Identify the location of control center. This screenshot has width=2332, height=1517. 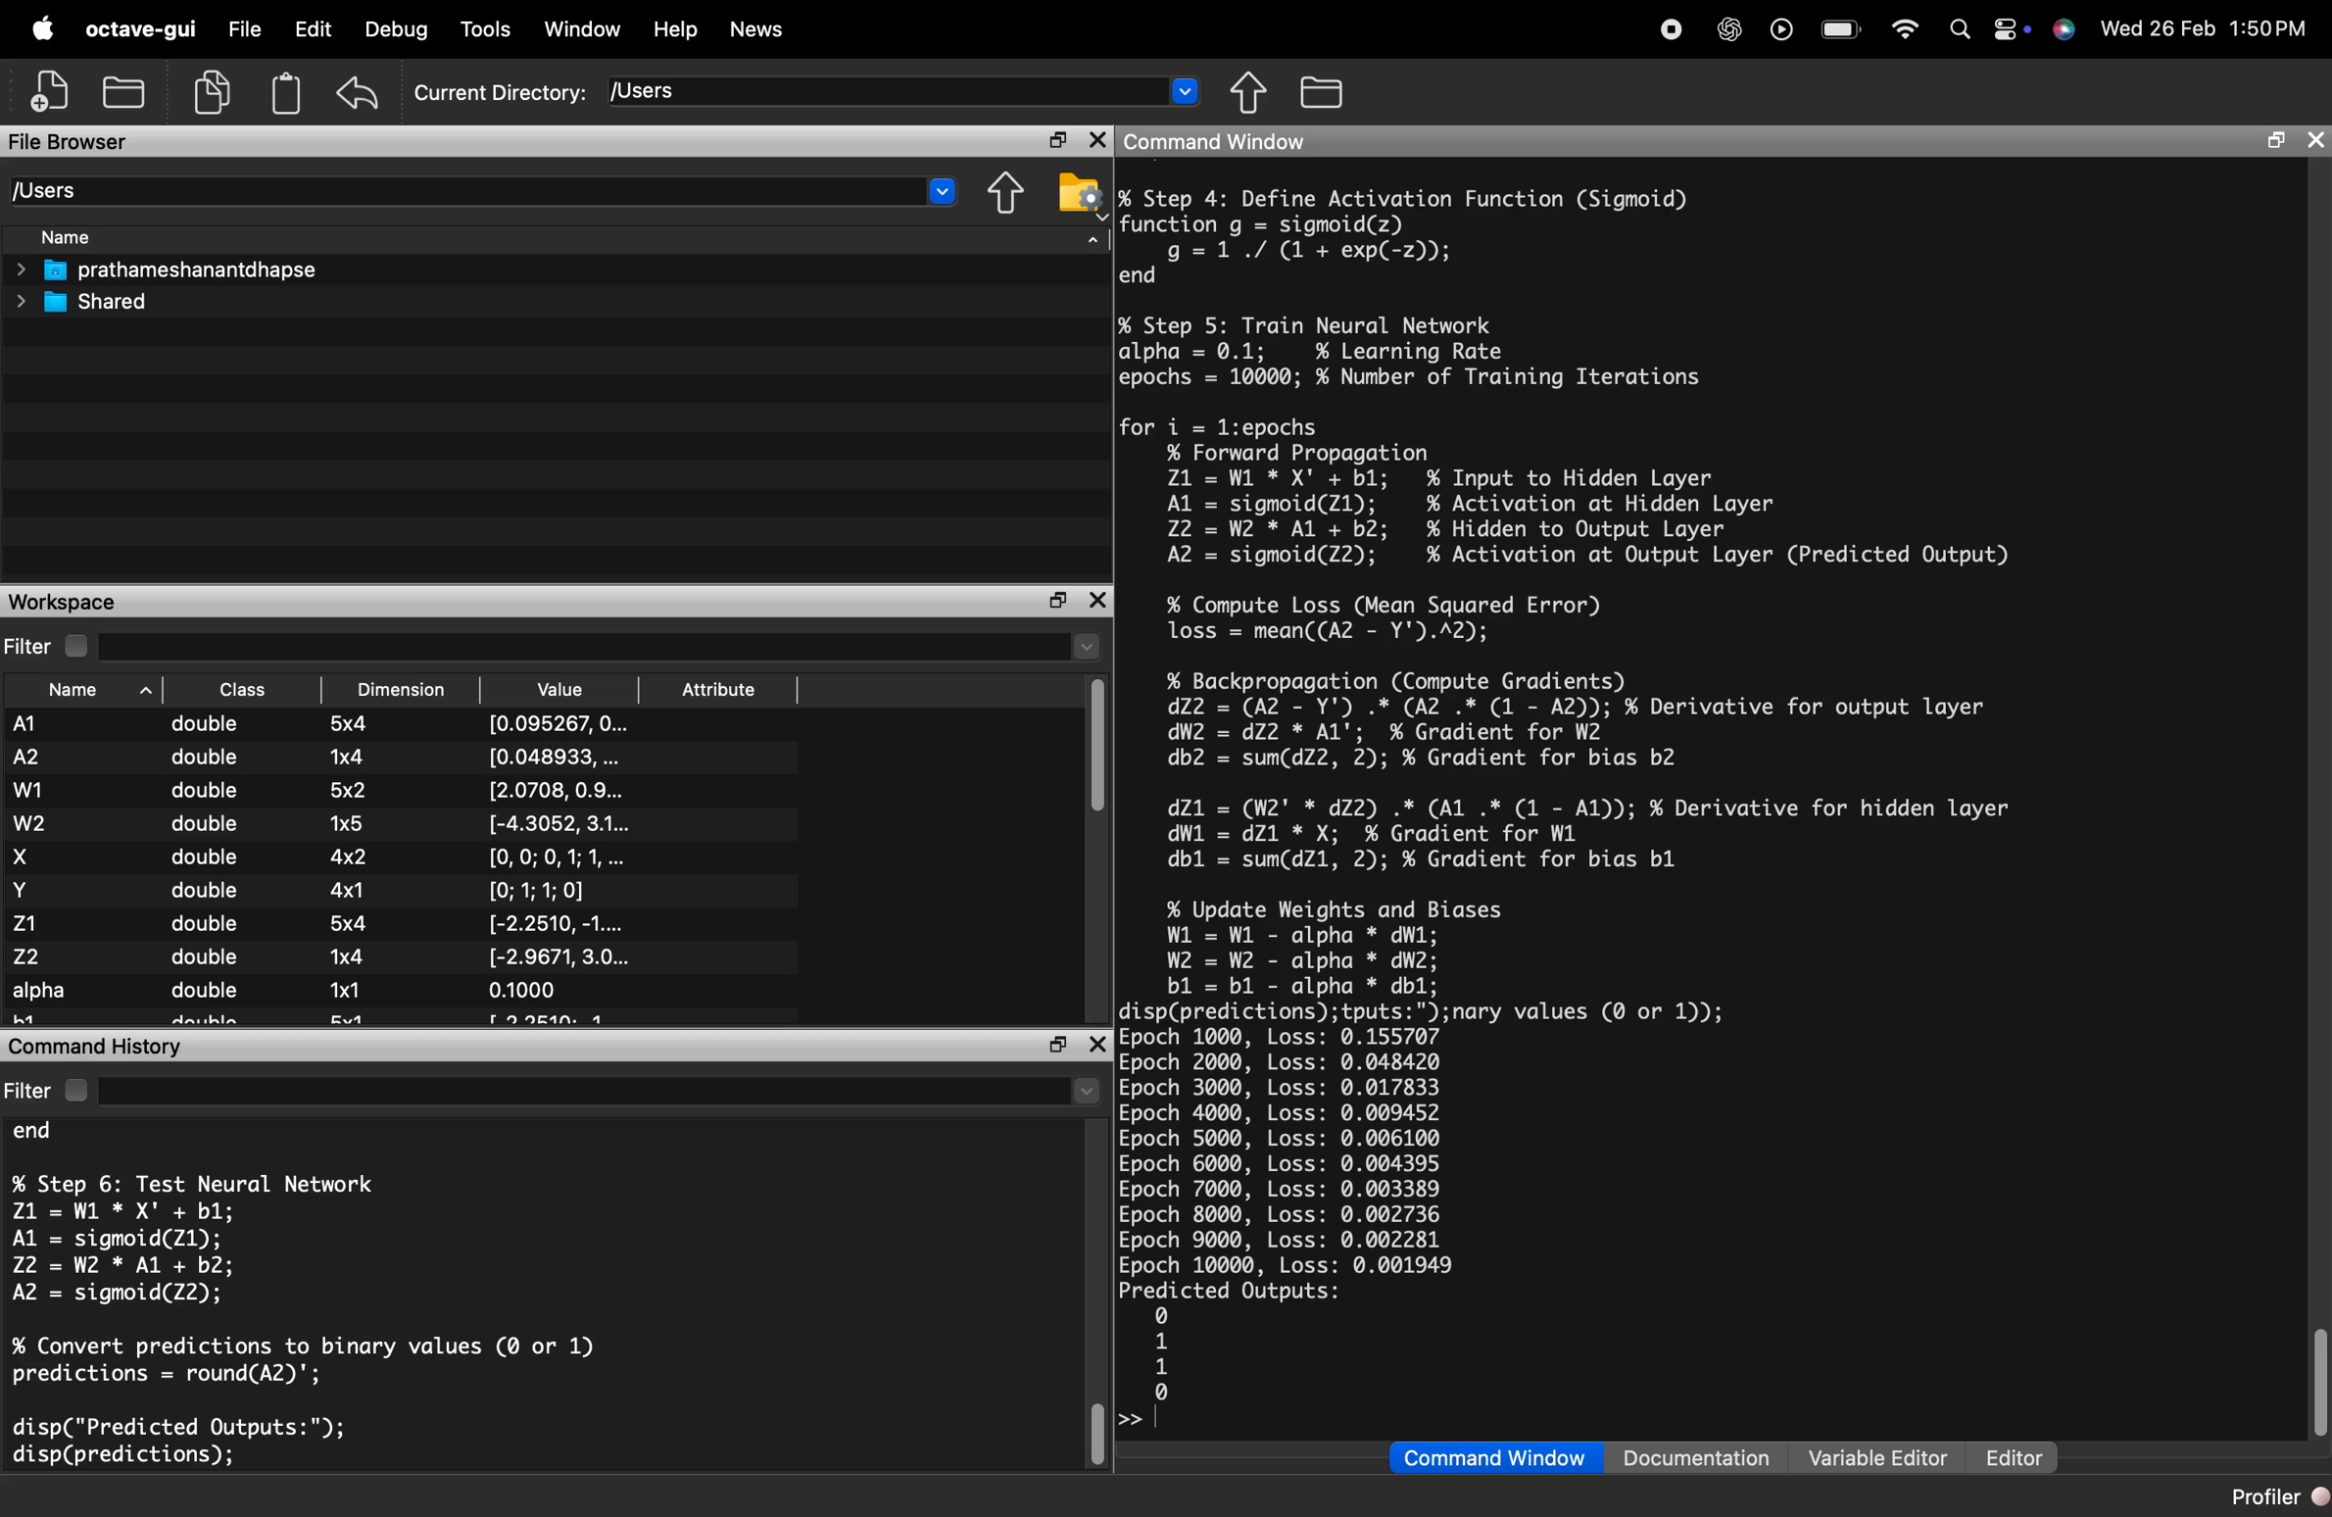
(2003, 27).